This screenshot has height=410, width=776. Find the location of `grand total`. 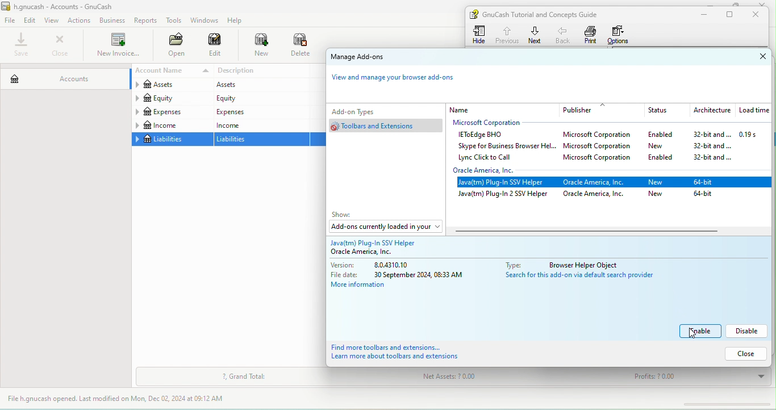

grand total is located at coordinates (244, 377).